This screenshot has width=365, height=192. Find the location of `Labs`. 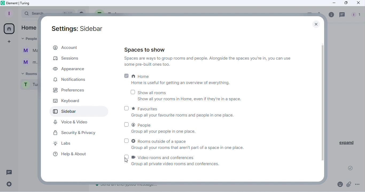

Labs is located at coordinates (64, 143).